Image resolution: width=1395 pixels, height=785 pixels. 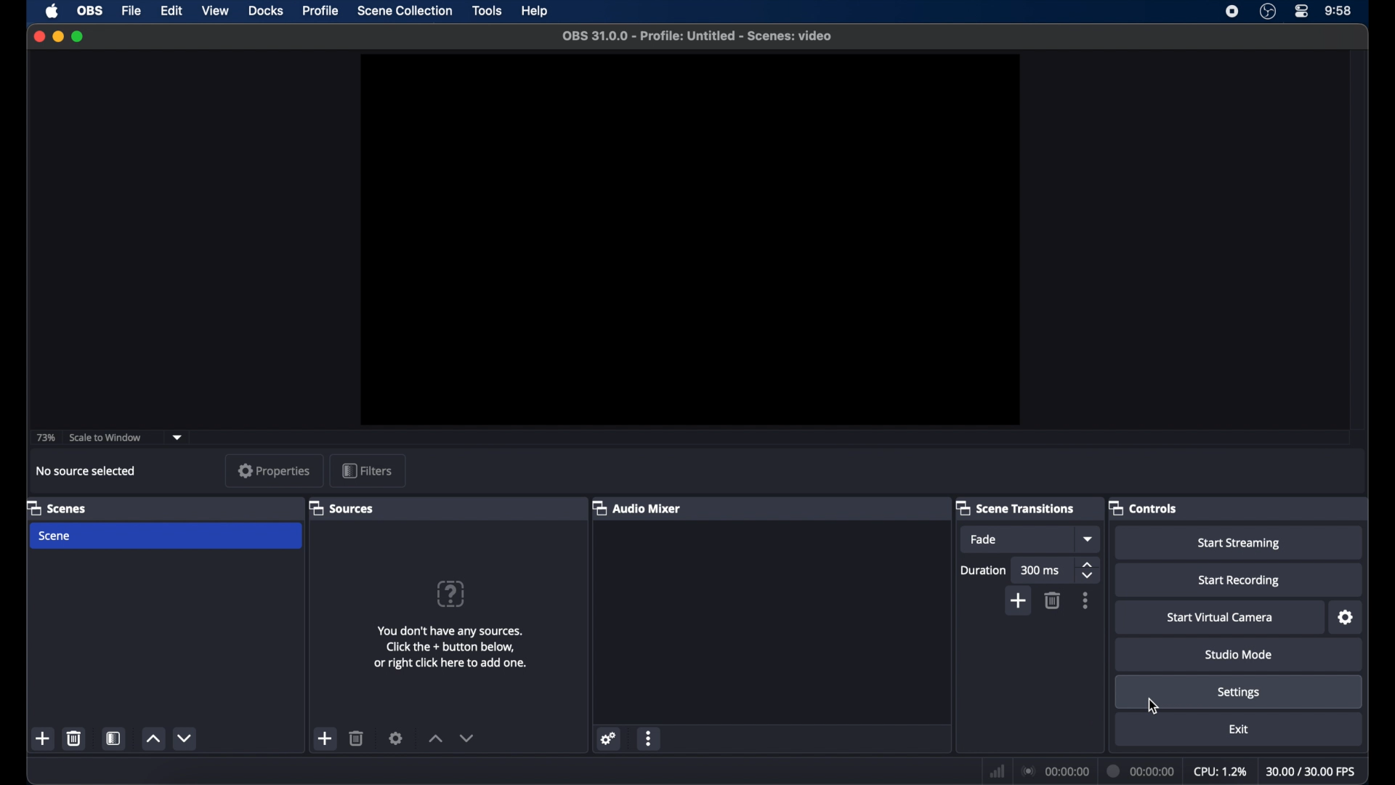 What do you see at coordinates (57, 507) in the screenshot?
I see `scenes` at bounding box center [57, 507].